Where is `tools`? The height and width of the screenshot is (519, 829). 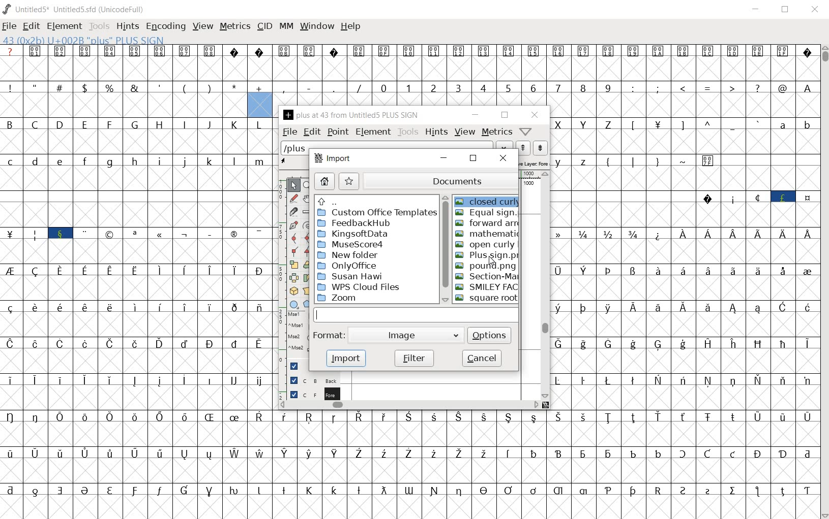 tools is located at coordinates (98, 25).